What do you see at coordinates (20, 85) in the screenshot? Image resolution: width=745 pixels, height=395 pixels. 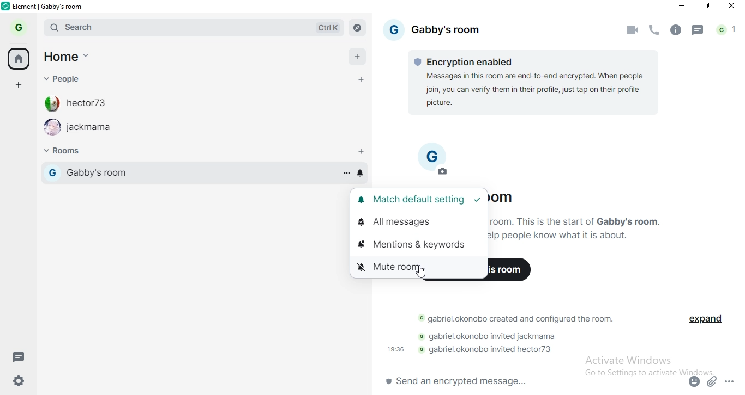 I see `add space` at bounding box center [20, 85].